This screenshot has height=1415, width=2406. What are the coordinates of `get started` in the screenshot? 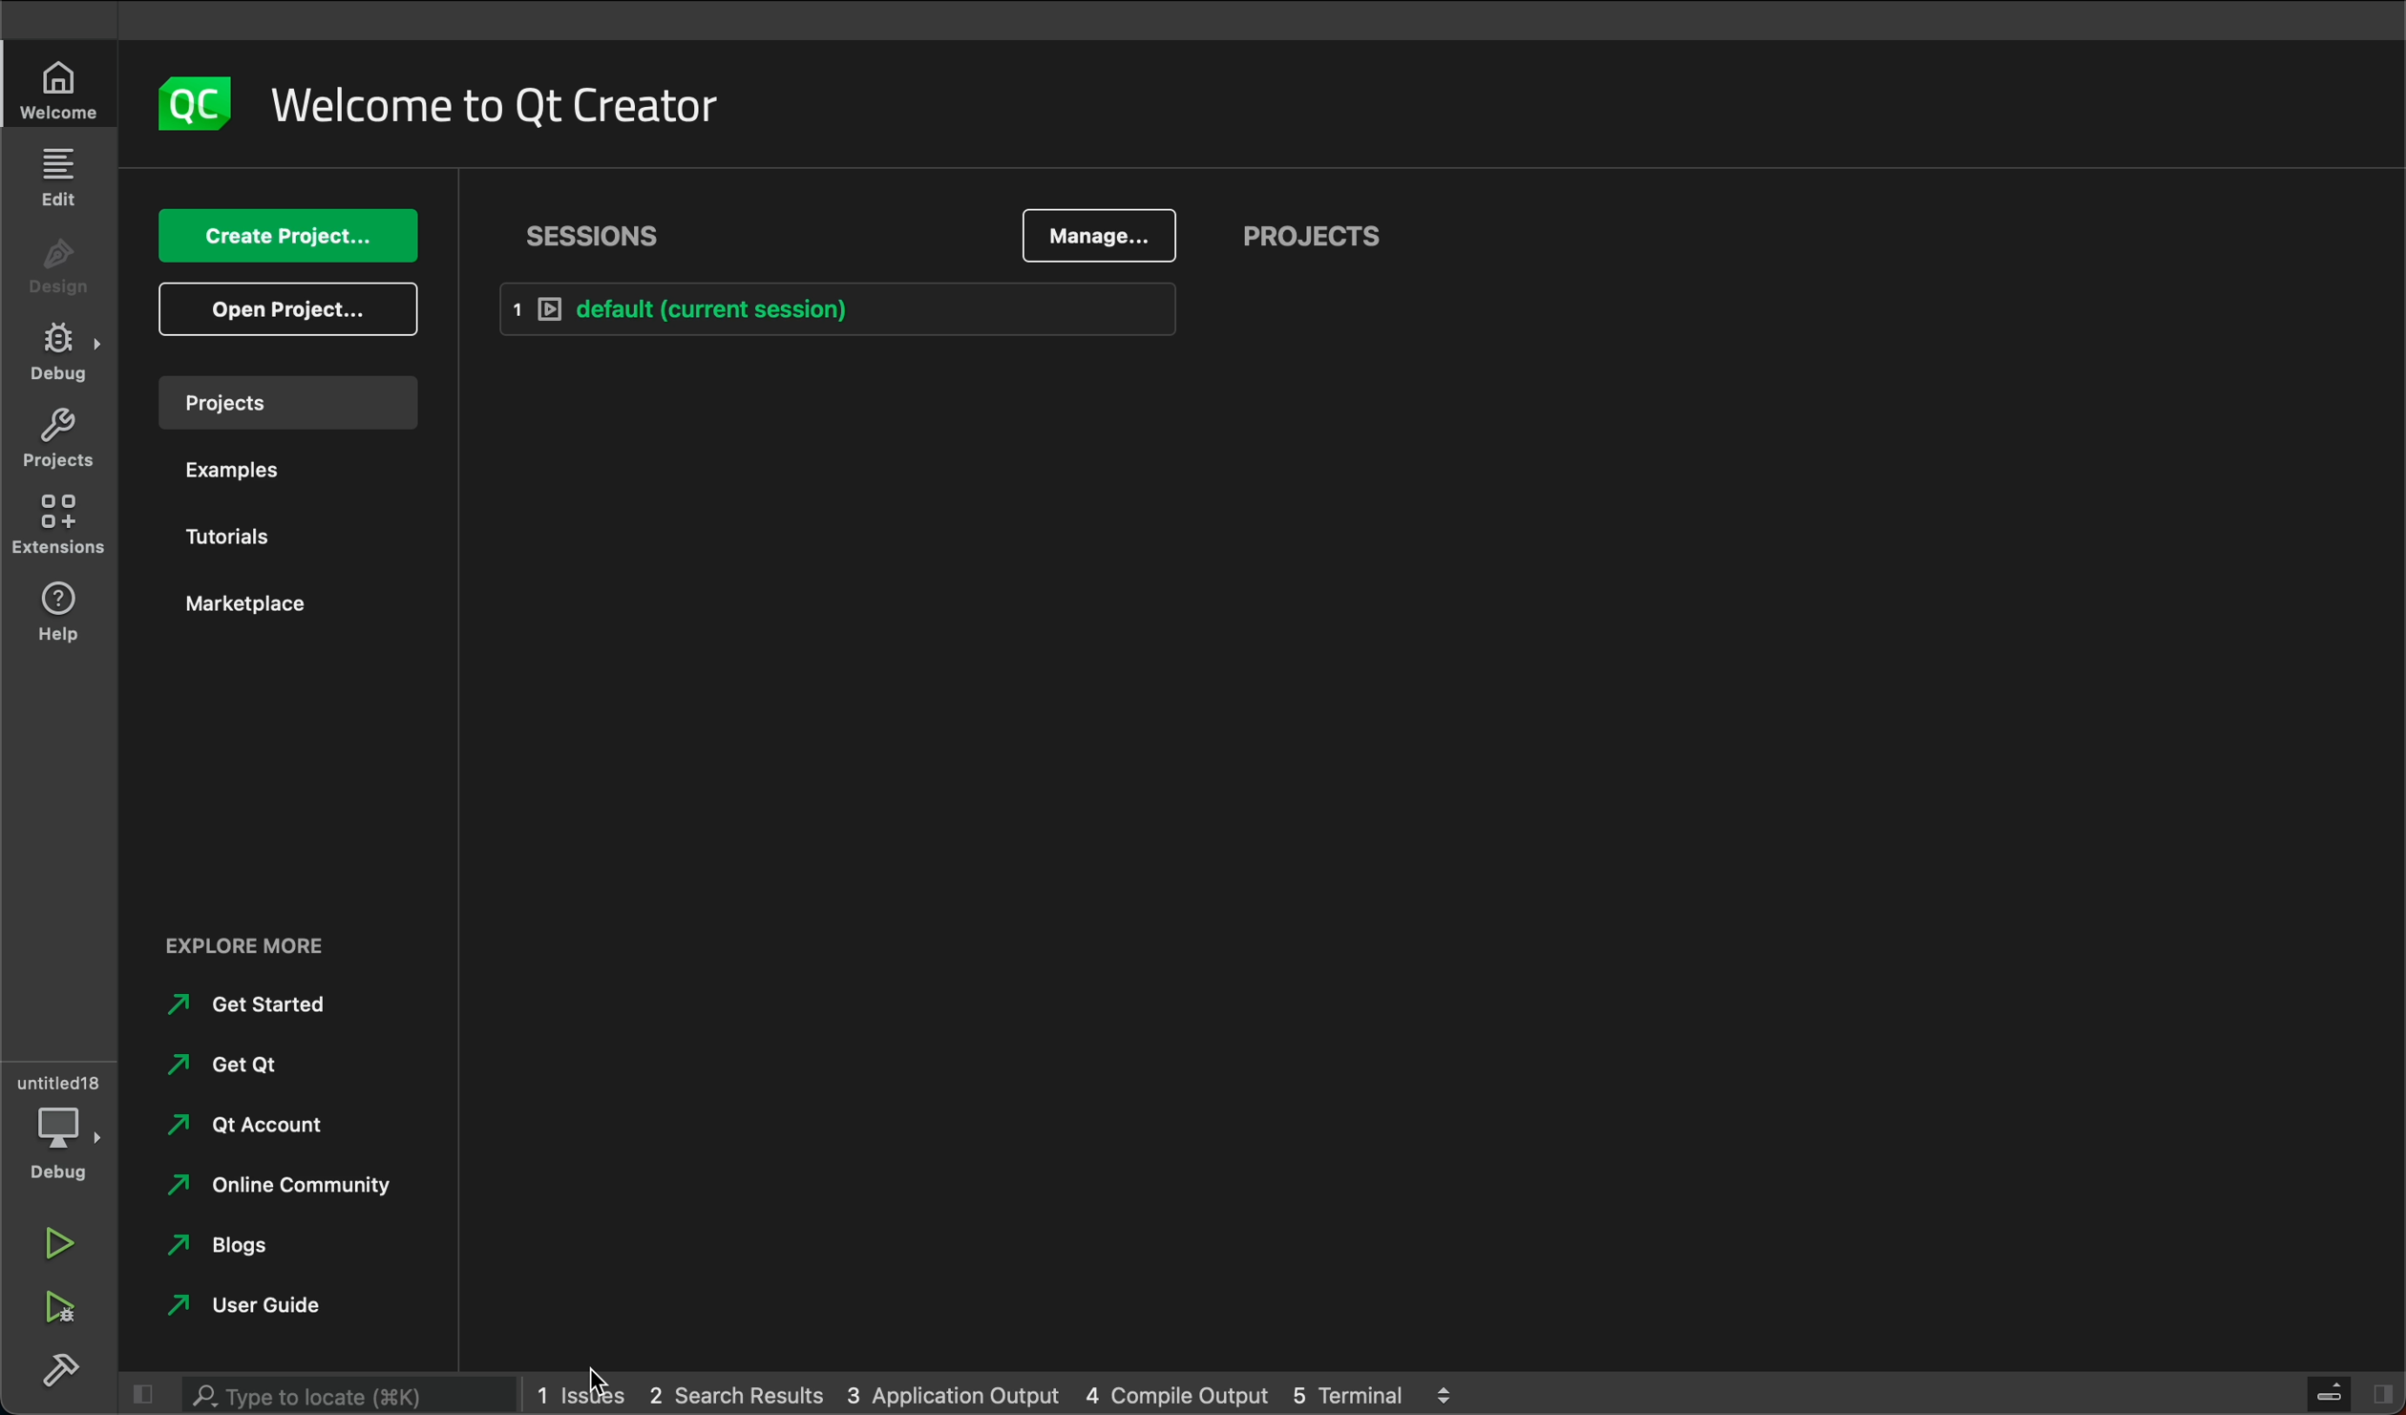 It's located at (260, 1008).